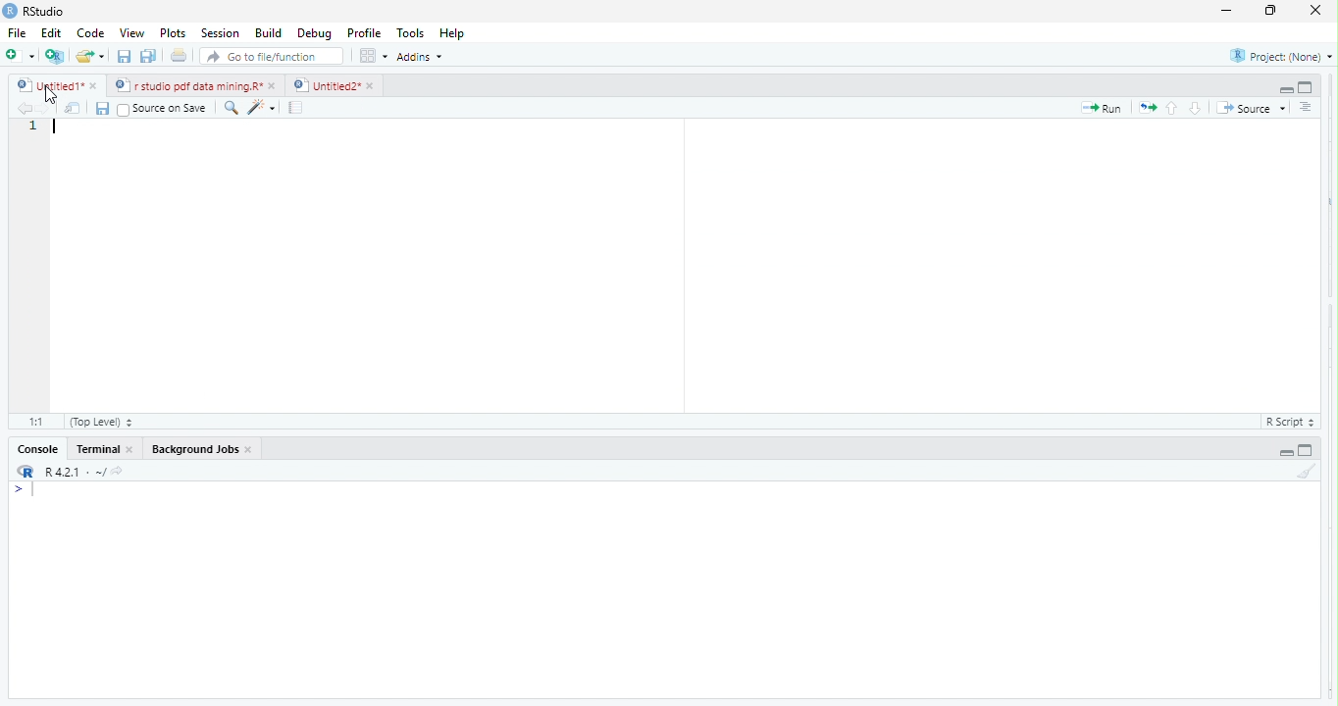 This screenshot has width=1338, height=706. I want to click on R Script , so click(1287, 423).